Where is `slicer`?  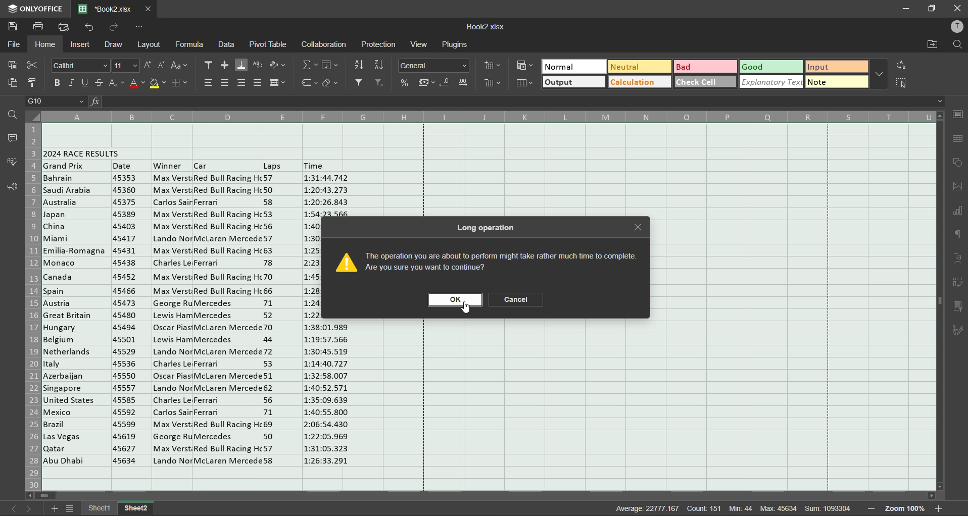
slicer is located at coordinates (958, 306).